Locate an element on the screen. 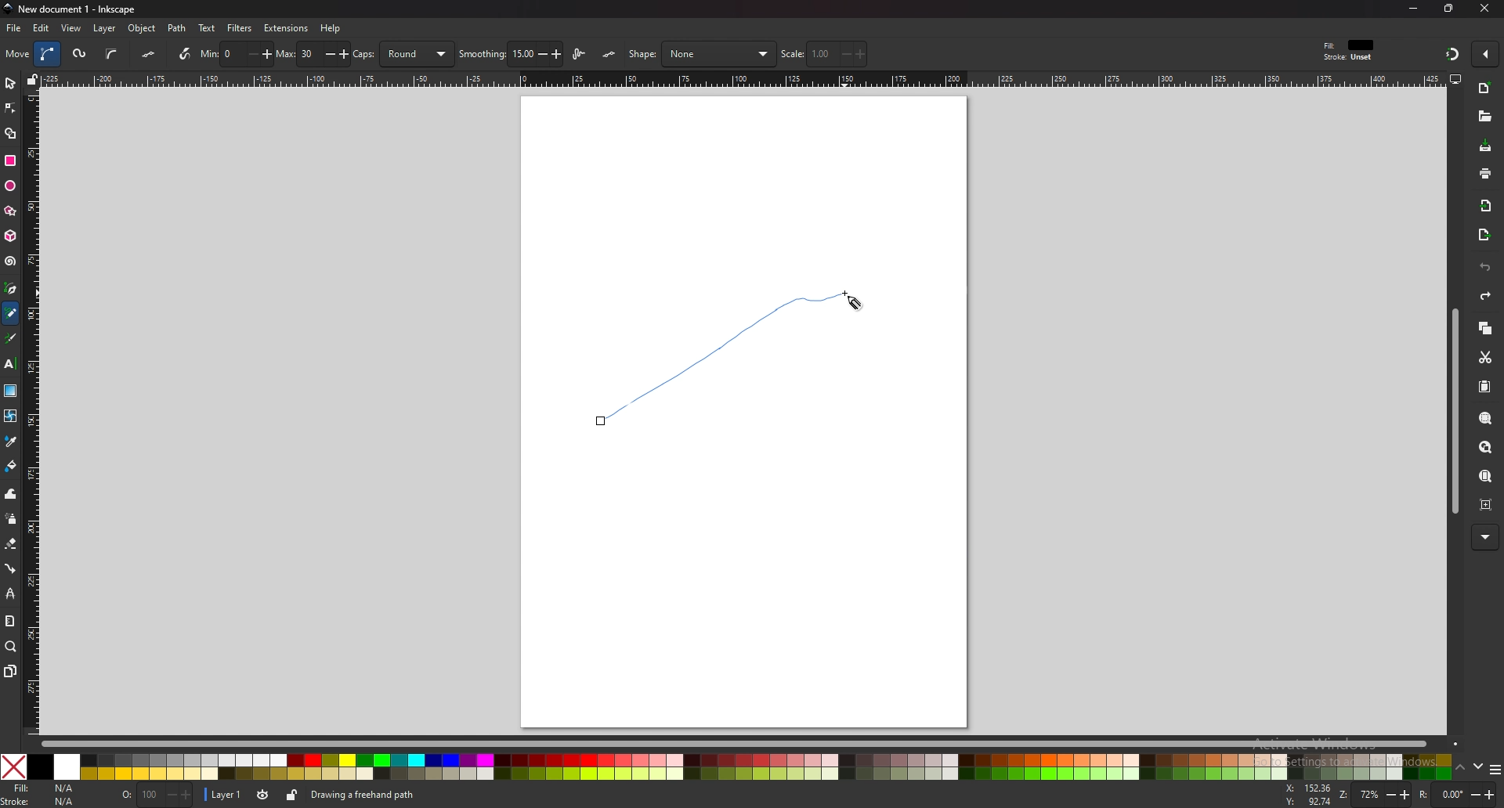  rotation is located at coordinates (1455, 792).